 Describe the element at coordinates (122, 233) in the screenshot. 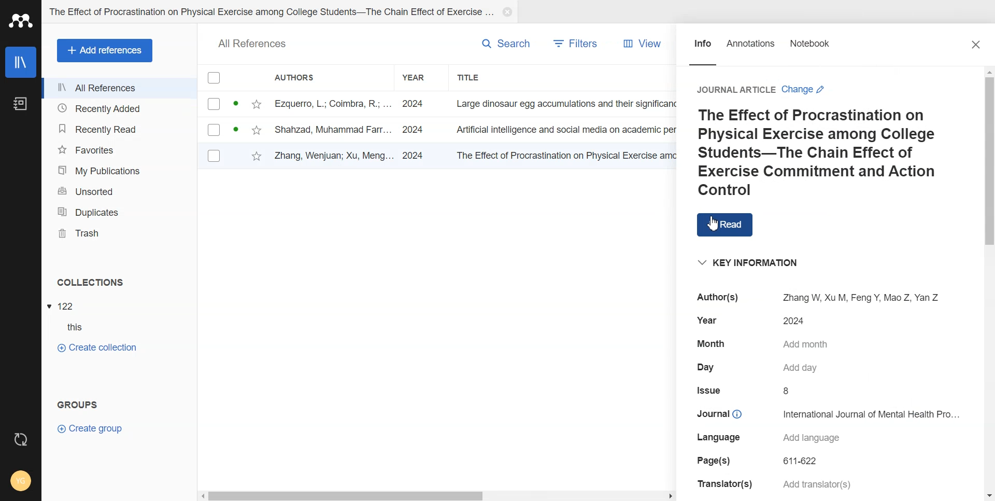

I see `Trash` at that location.